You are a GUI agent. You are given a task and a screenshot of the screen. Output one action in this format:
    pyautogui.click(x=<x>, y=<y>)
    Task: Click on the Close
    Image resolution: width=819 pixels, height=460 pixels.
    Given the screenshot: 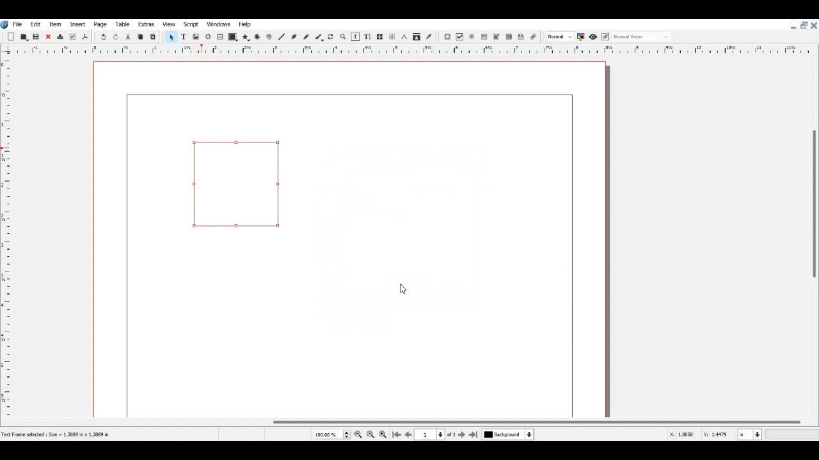 What is the action you would take?
    pyautogui.click(x=814, y=25)
    